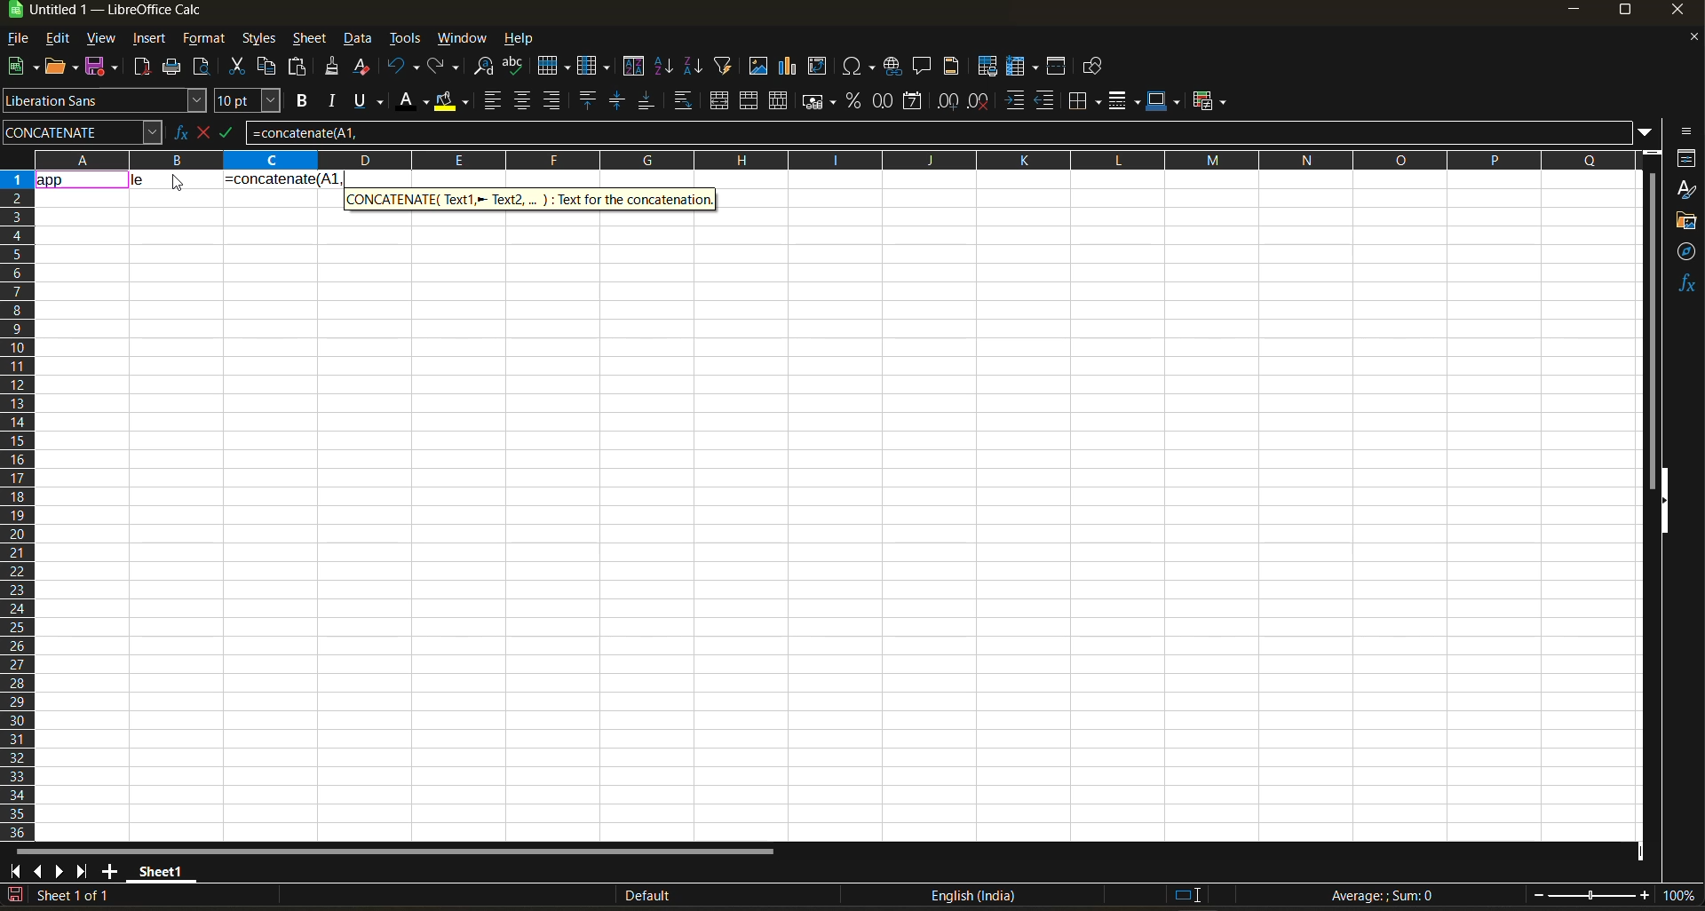 The width and height of the screenshot is (1705, 911). What do you see at coordinates (333, 101) in the screenshot?
I see `italic` at bounding box center [333, 101].